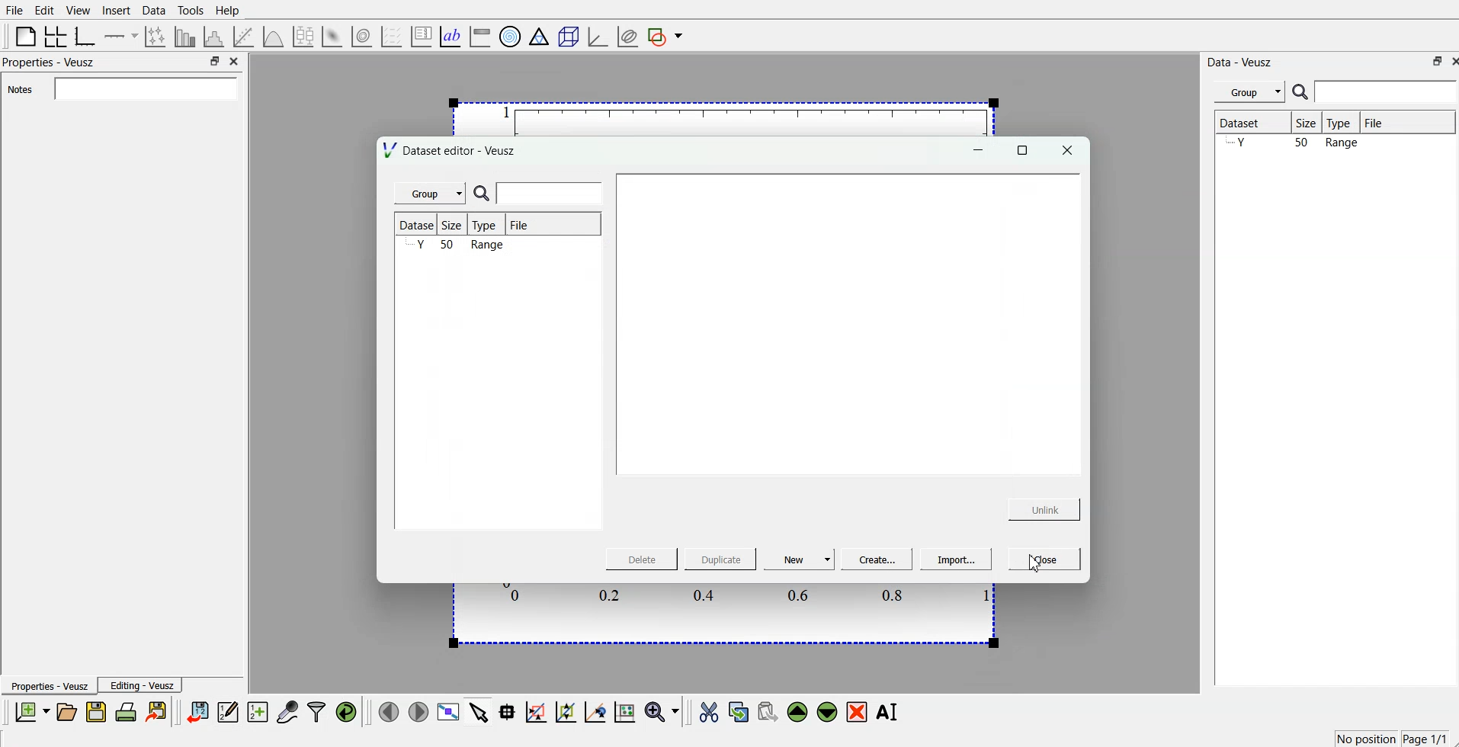 The image size is (1459, 747). I want to click on 3d scenes, so click(566, 34).